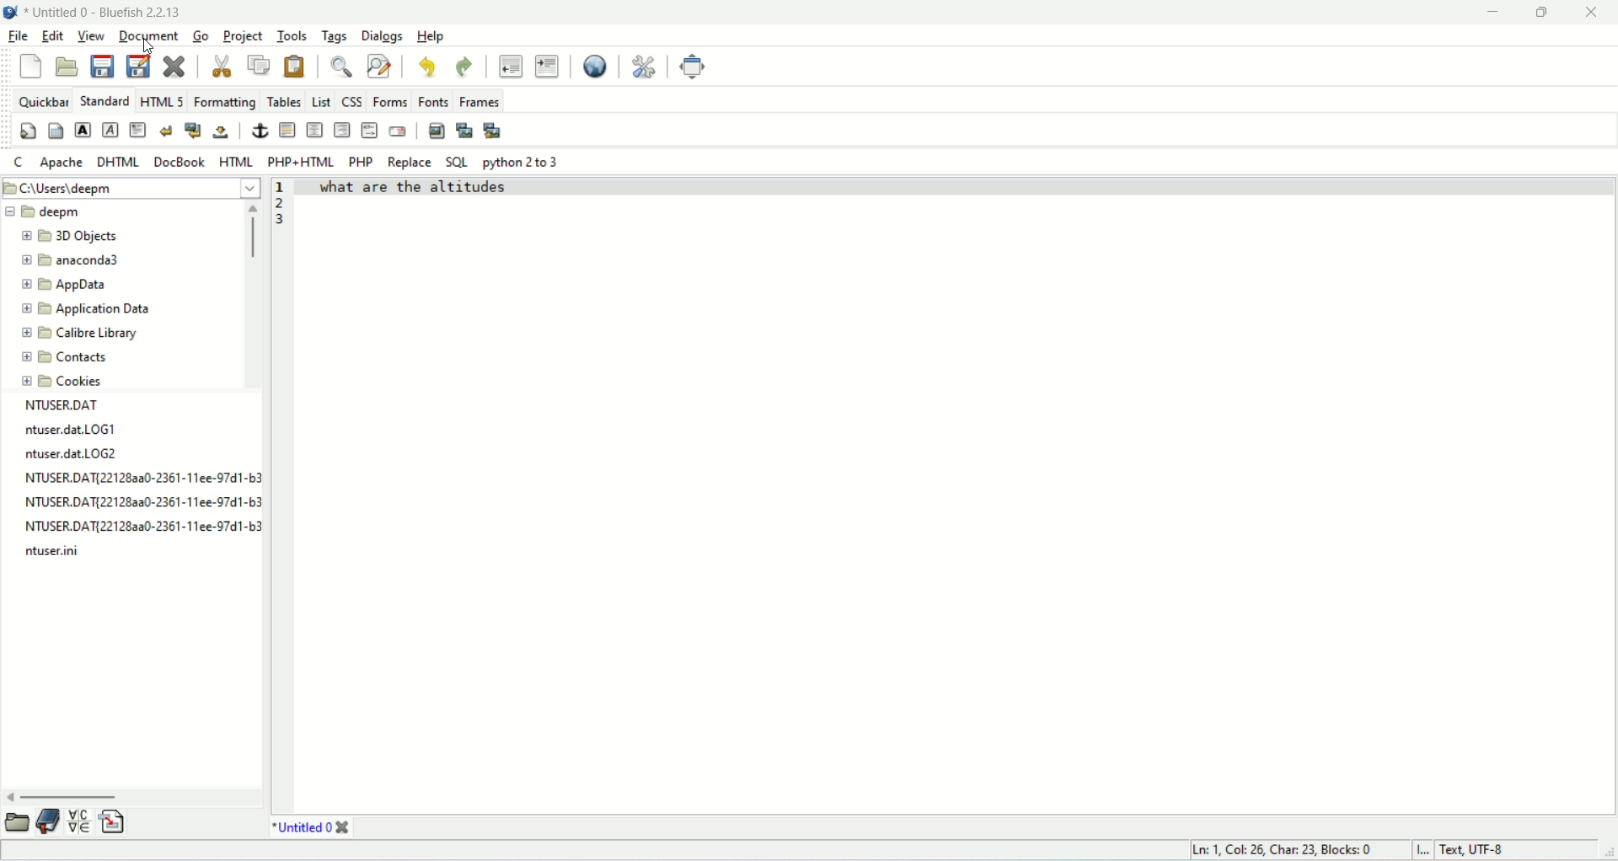 Image resolution: width=1618 pixels, height=861 pixels. What do you see at coordinates (397, 132) in the screenshot?
I see `email` at bounding box center [397, 132].